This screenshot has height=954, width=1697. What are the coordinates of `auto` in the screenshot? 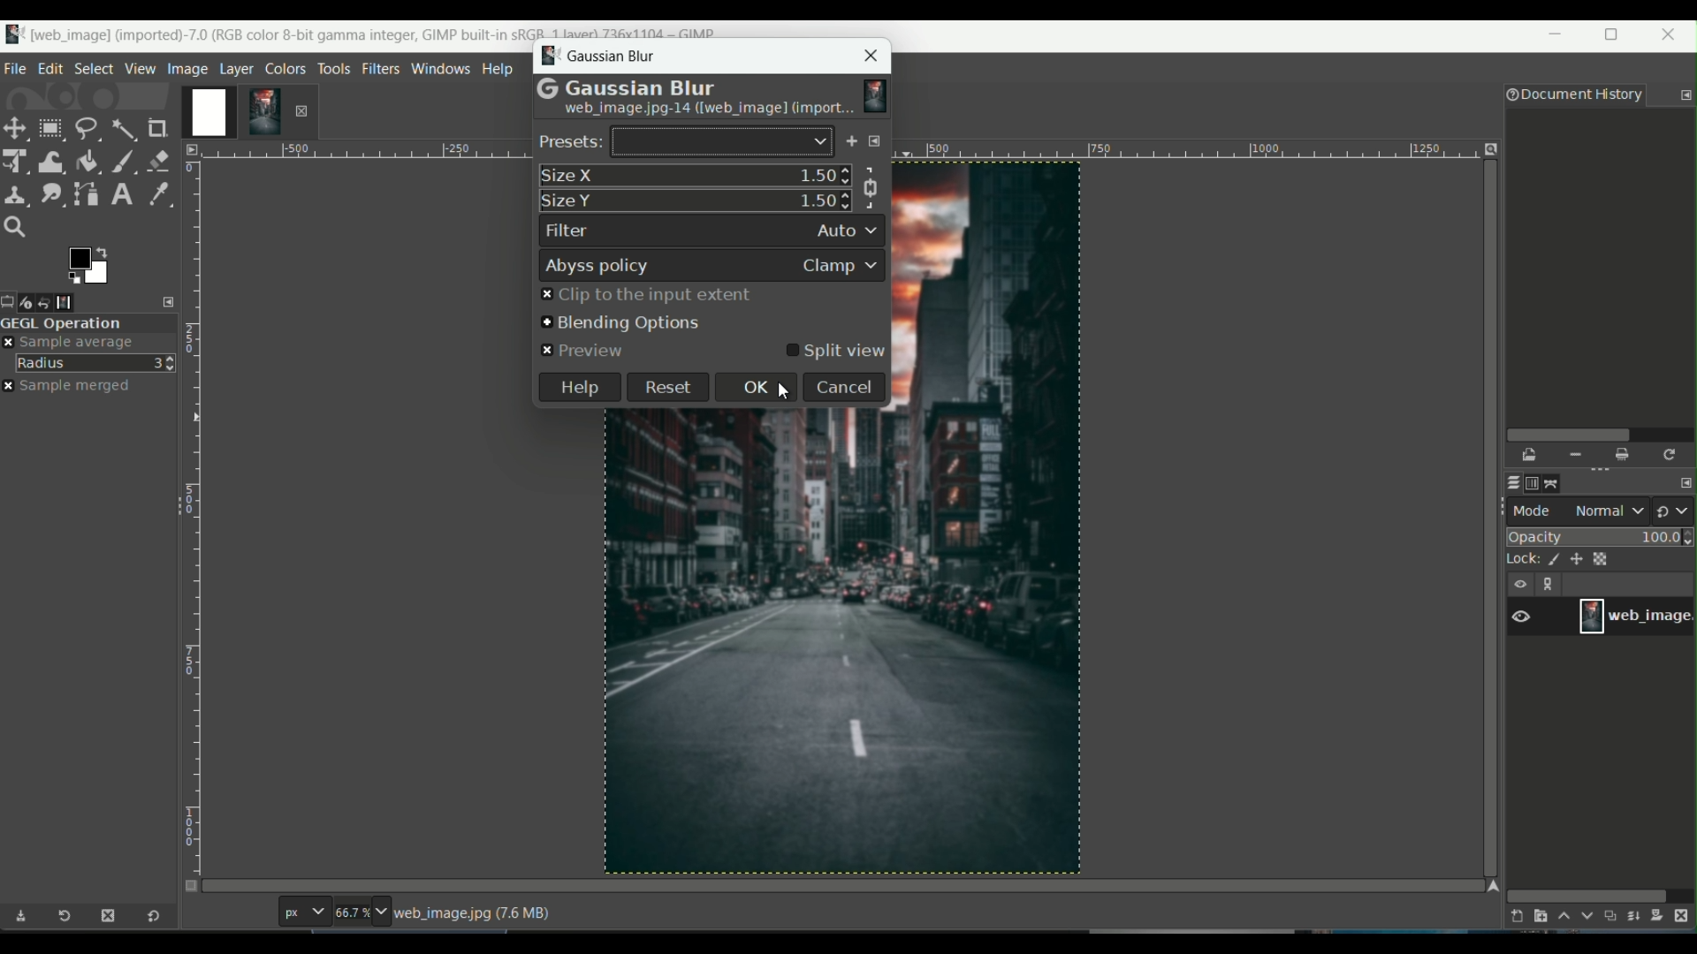 It's located at (846, 229).